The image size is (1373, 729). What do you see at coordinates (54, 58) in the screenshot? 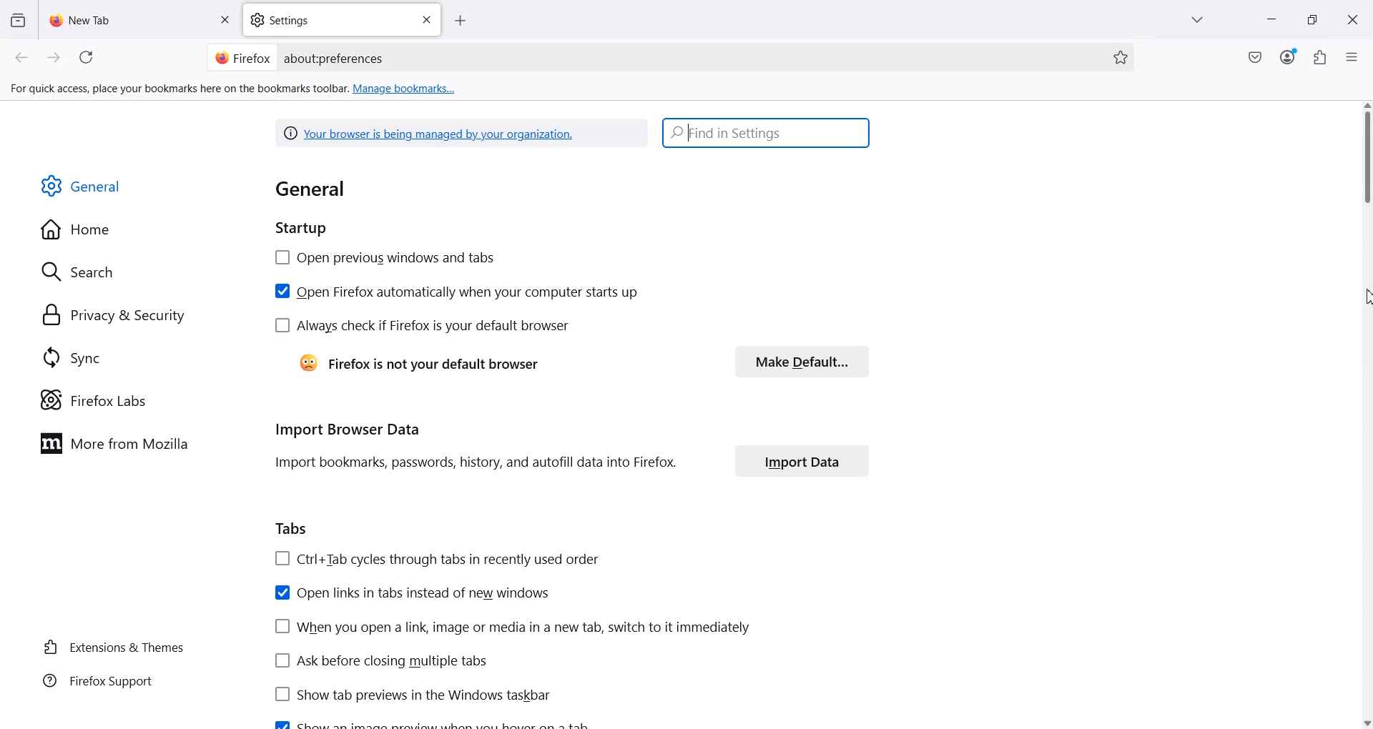
I see `Forward` at bounding box center [54, 58].